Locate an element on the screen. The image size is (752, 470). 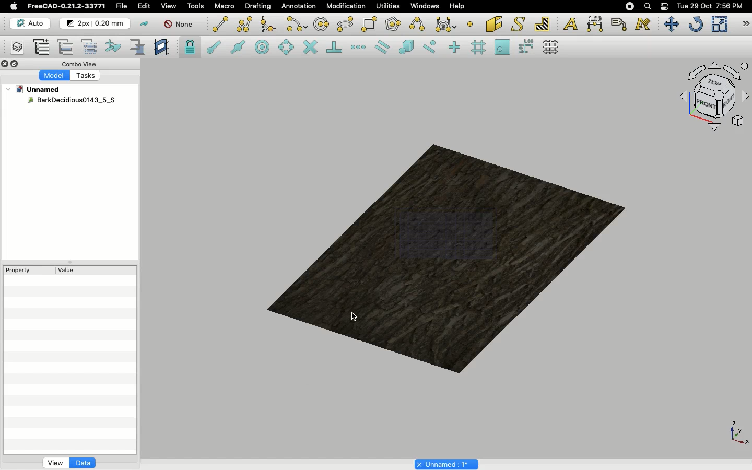
Snap angle is located at coordinates (287, 48).